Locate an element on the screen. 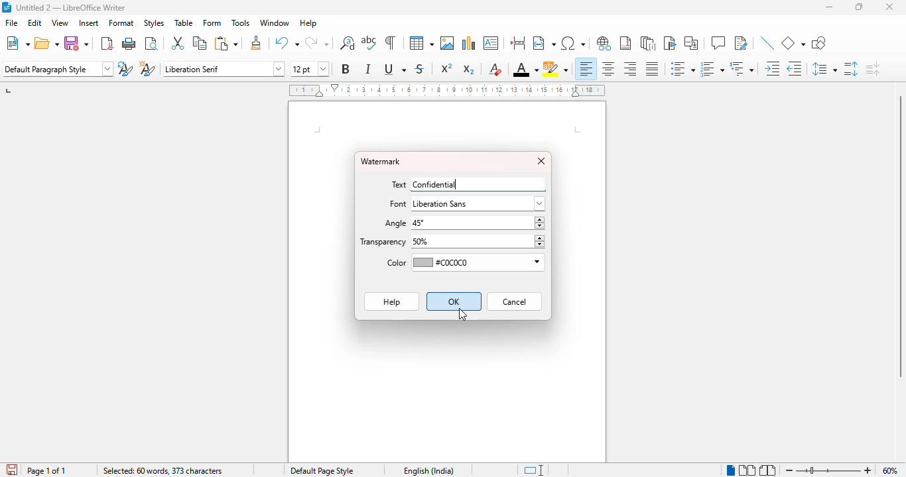 This screenshot has height=477, width=906. zoom in is located at coordinates (868, 470).